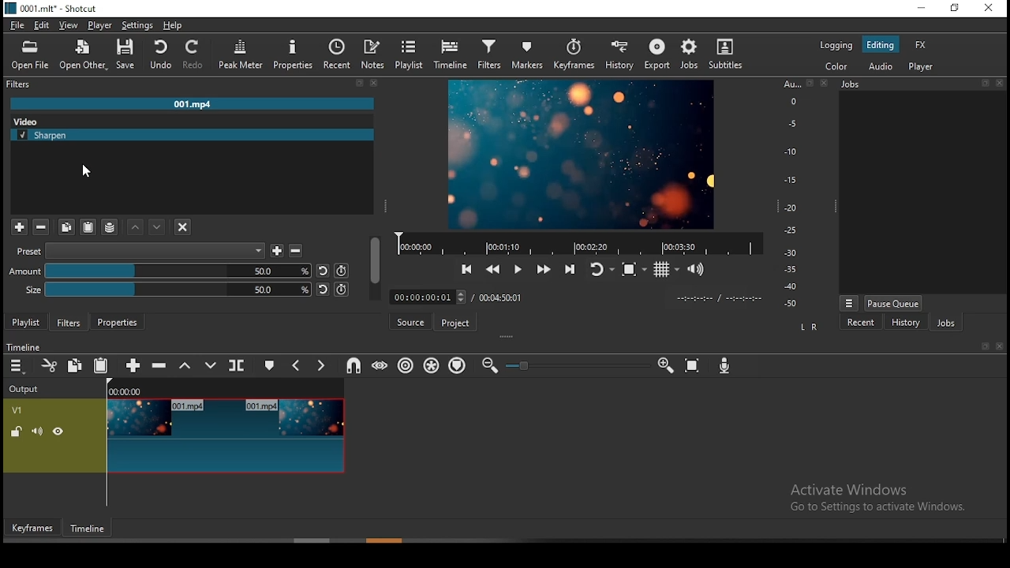 The width and height of the screenshot is (1010, 568). I want to click on editing, so click(880, 43).